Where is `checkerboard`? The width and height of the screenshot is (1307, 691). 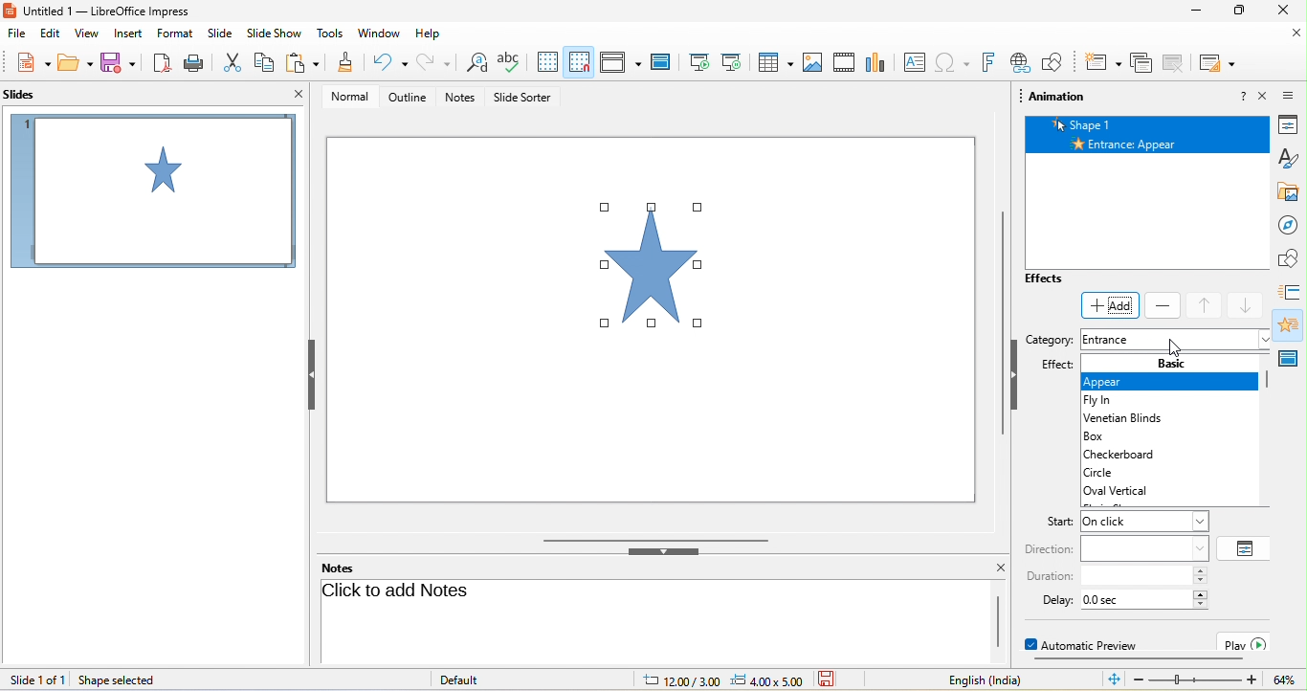
checkerboard is located at coordinates (1128, 454).